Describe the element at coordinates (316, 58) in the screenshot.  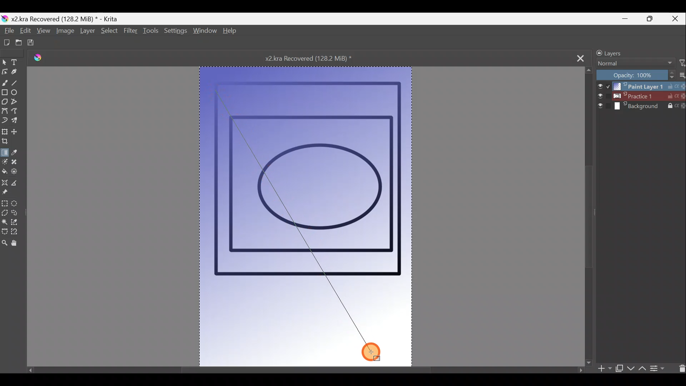
I see `Document name` at that location.